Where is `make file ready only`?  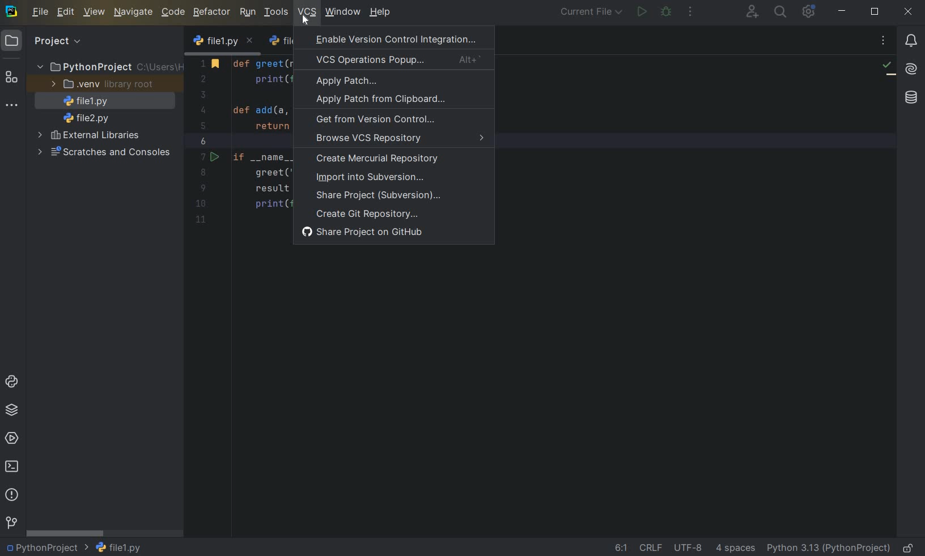
make file ready only is located at coordinates (906, 548).